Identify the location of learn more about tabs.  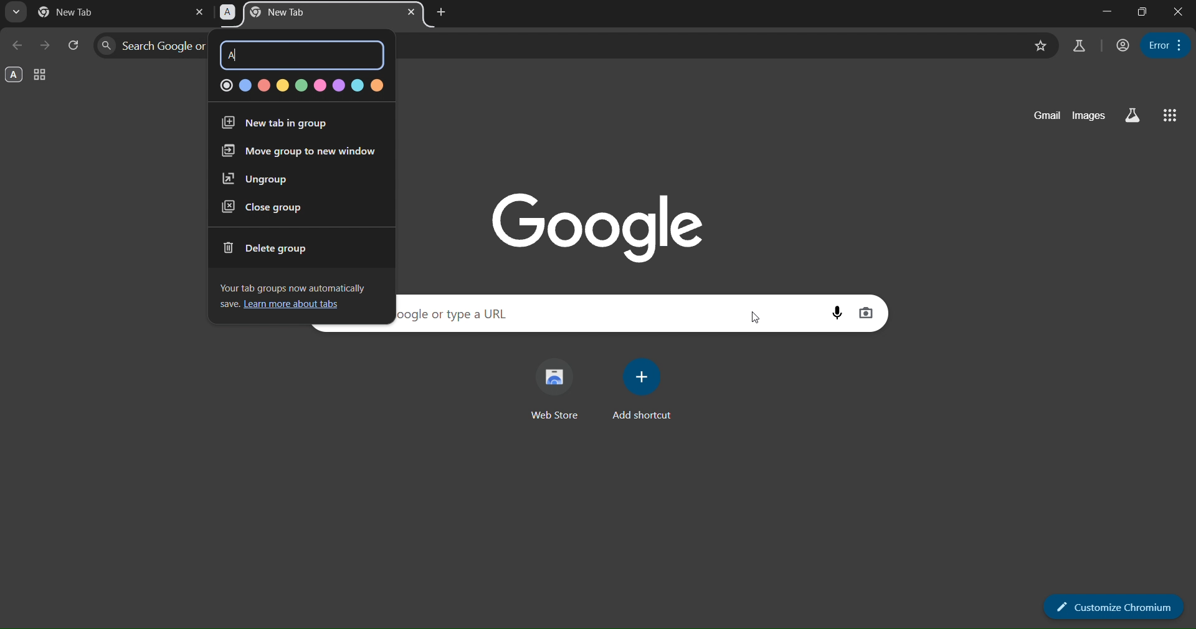
(290, 306).